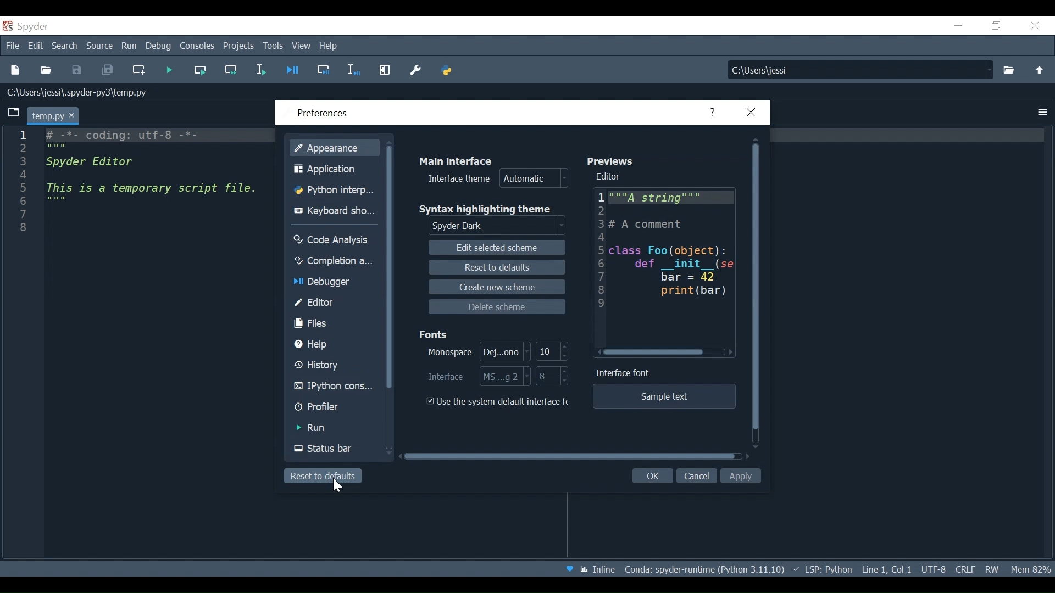 The width and height of the screenshot is (1055, 593). I want to click on Help, so click(327, 46).